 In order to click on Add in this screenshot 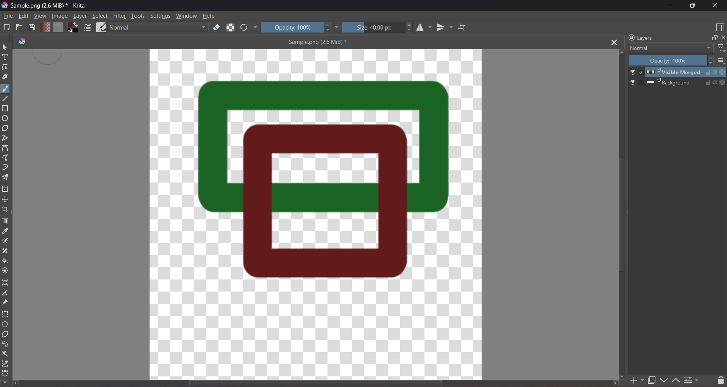, I will do `click(638, 378)`.